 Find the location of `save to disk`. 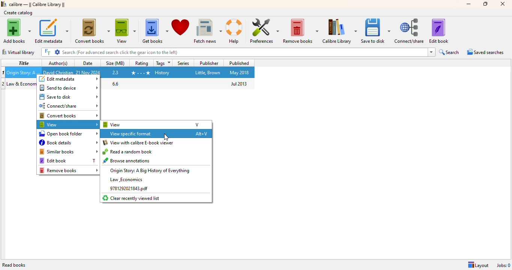

save to disk is located at coordinates (69, 97).